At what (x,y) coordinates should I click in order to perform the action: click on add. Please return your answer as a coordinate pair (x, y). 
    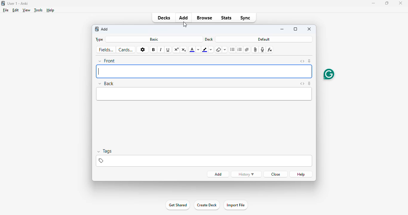
    Looking at the image, I should click on (105, 29).